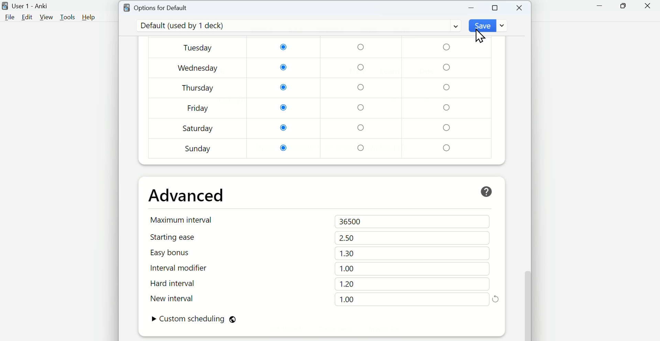  What do you see at coordinates (363, 98) in the screenshot?
I see `Checkboxes` at bounding box center [363, 98].